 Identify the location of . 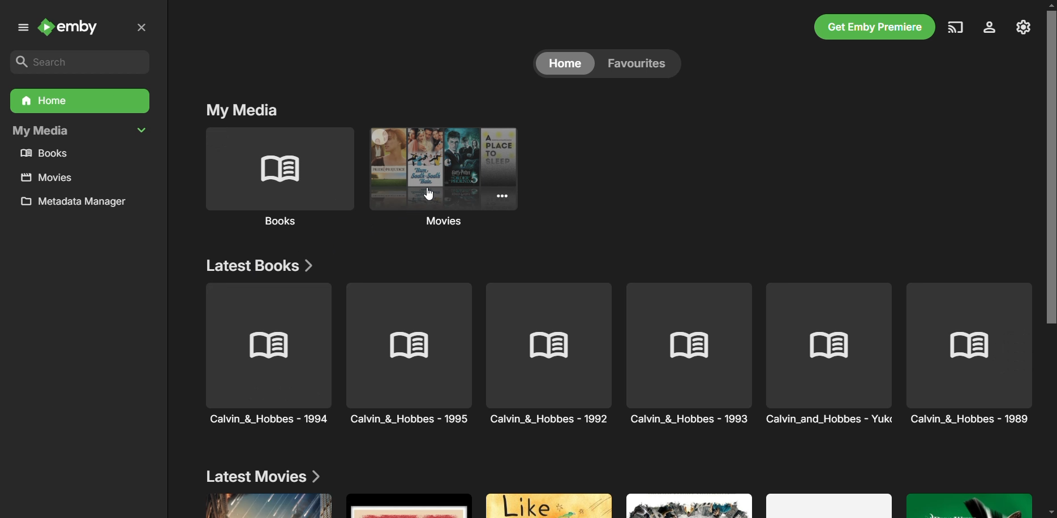
(832, 355).